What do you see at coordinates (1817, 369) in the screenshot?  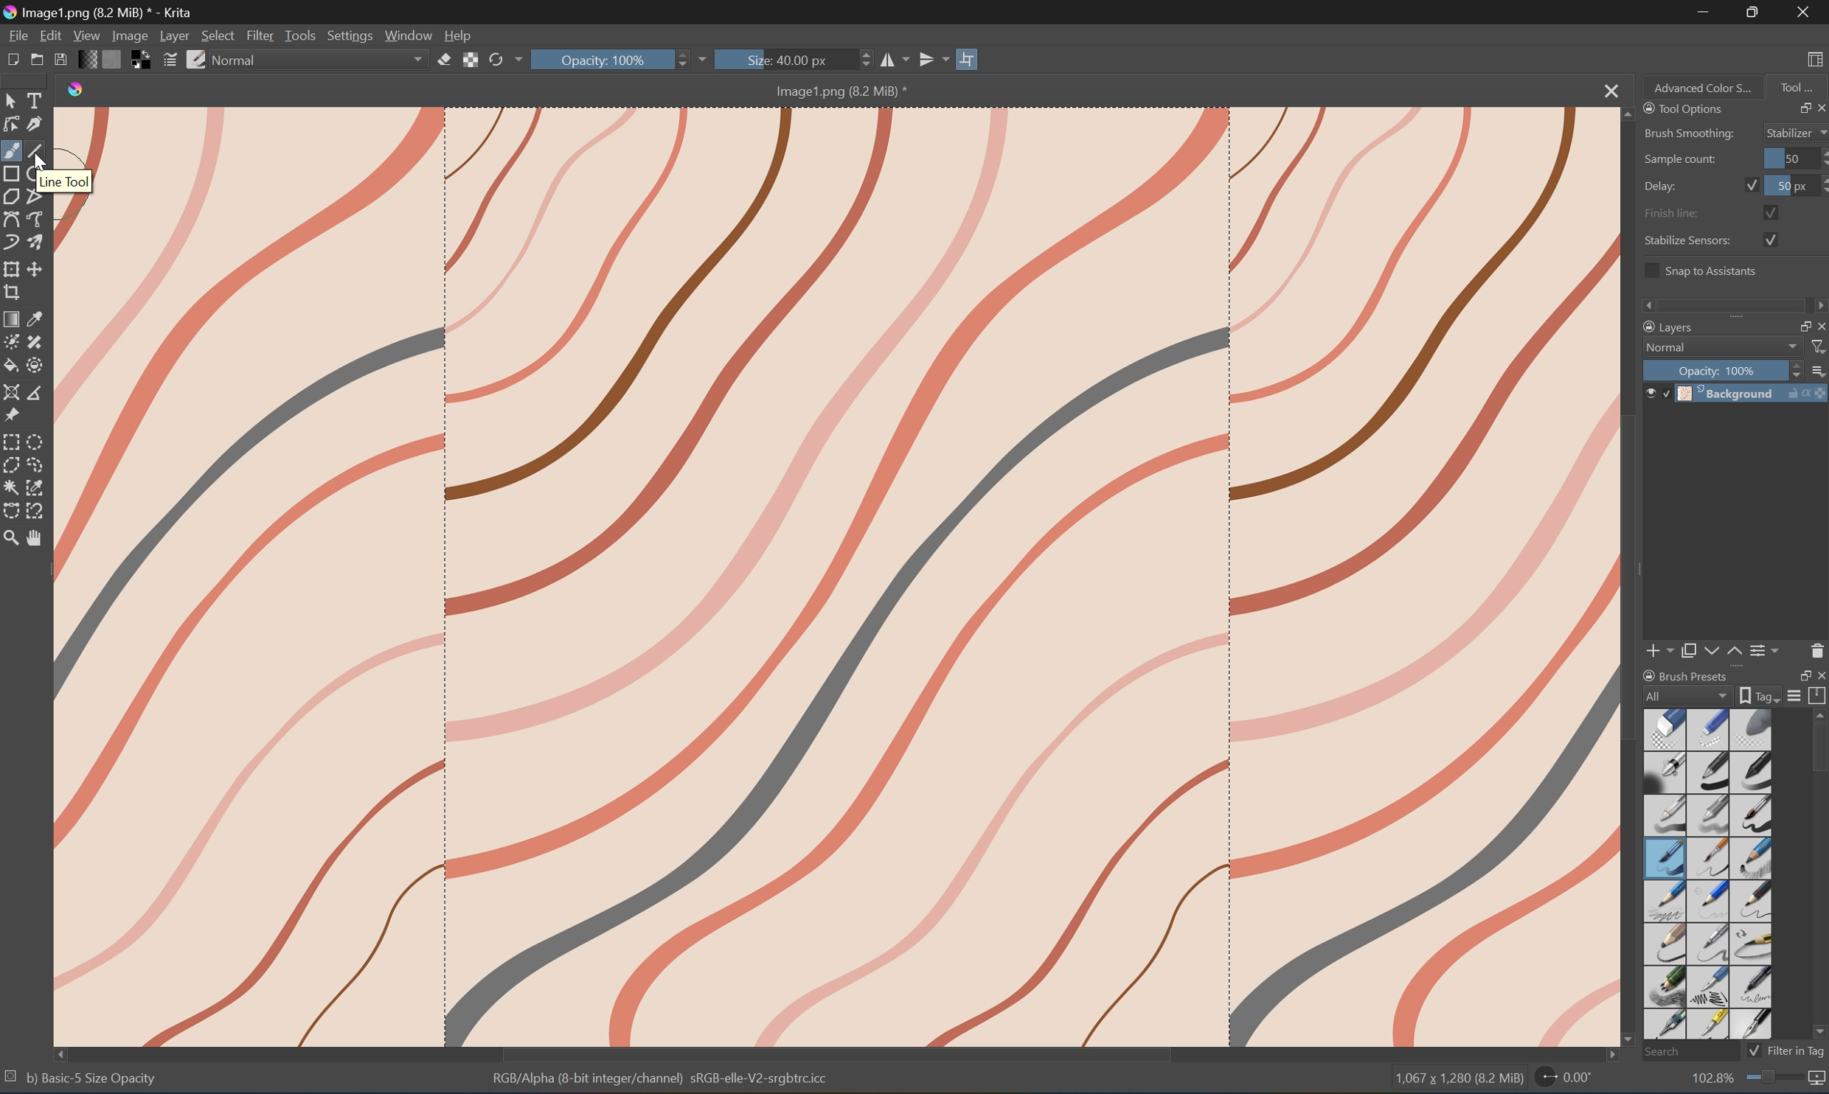 I see `Thumbnail` at bounding box center [1817, 369].